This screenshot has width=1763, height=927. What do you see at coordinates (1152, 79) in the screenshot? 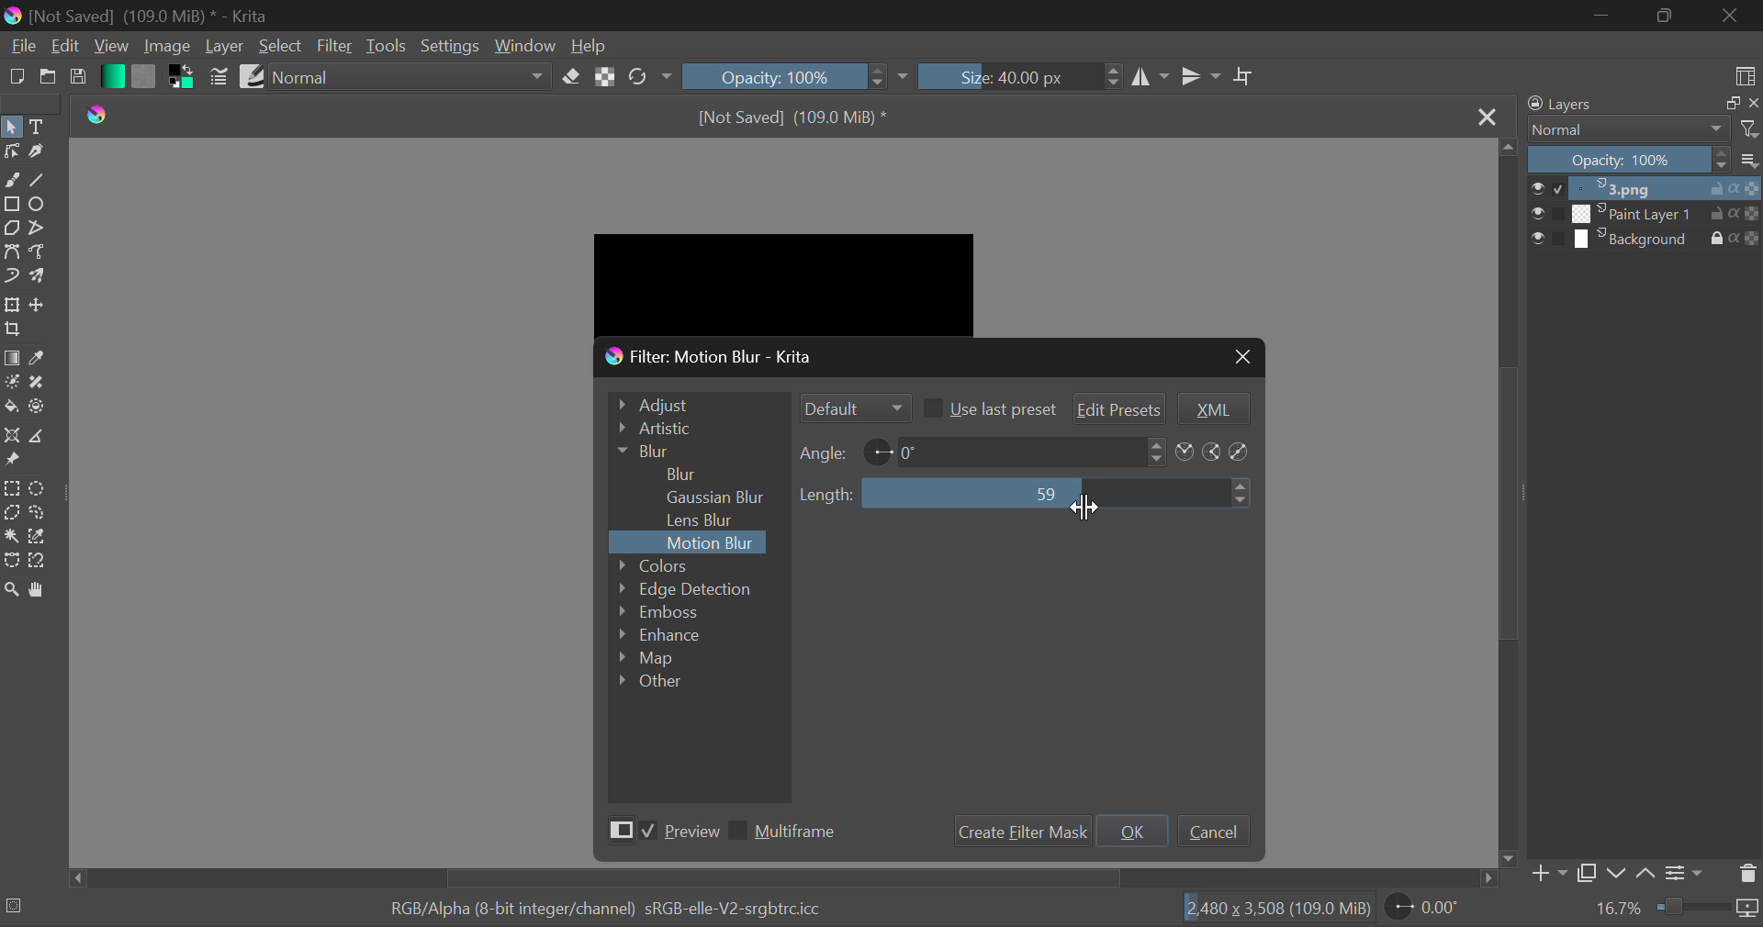
I see `Vertical Mirror Flip` at bounding box center [1152, 79].